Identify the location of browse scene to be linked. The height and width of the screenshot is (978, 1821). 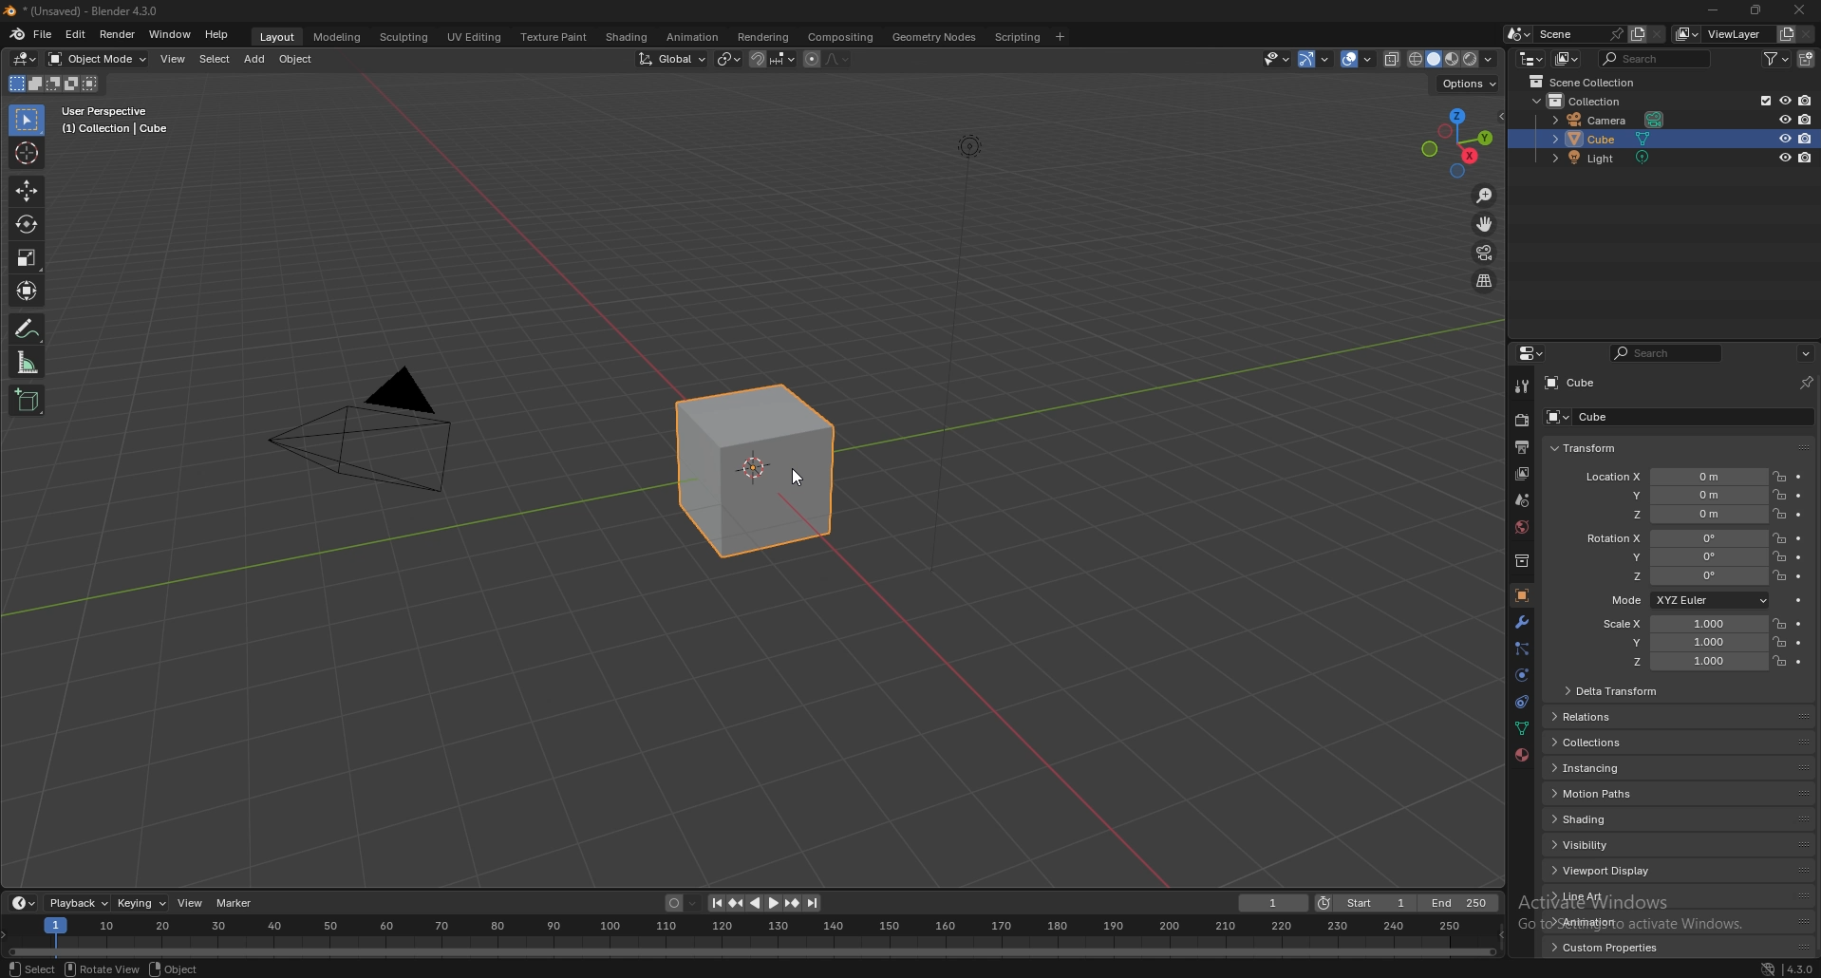
(1519, 34).